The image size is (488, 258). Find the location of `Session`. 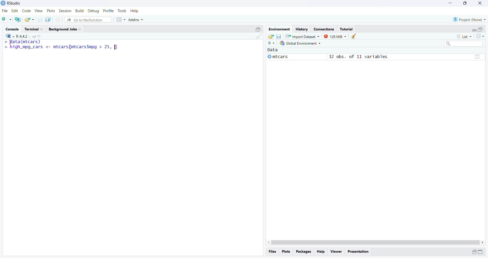

Session is located at coordinates (65, 11).